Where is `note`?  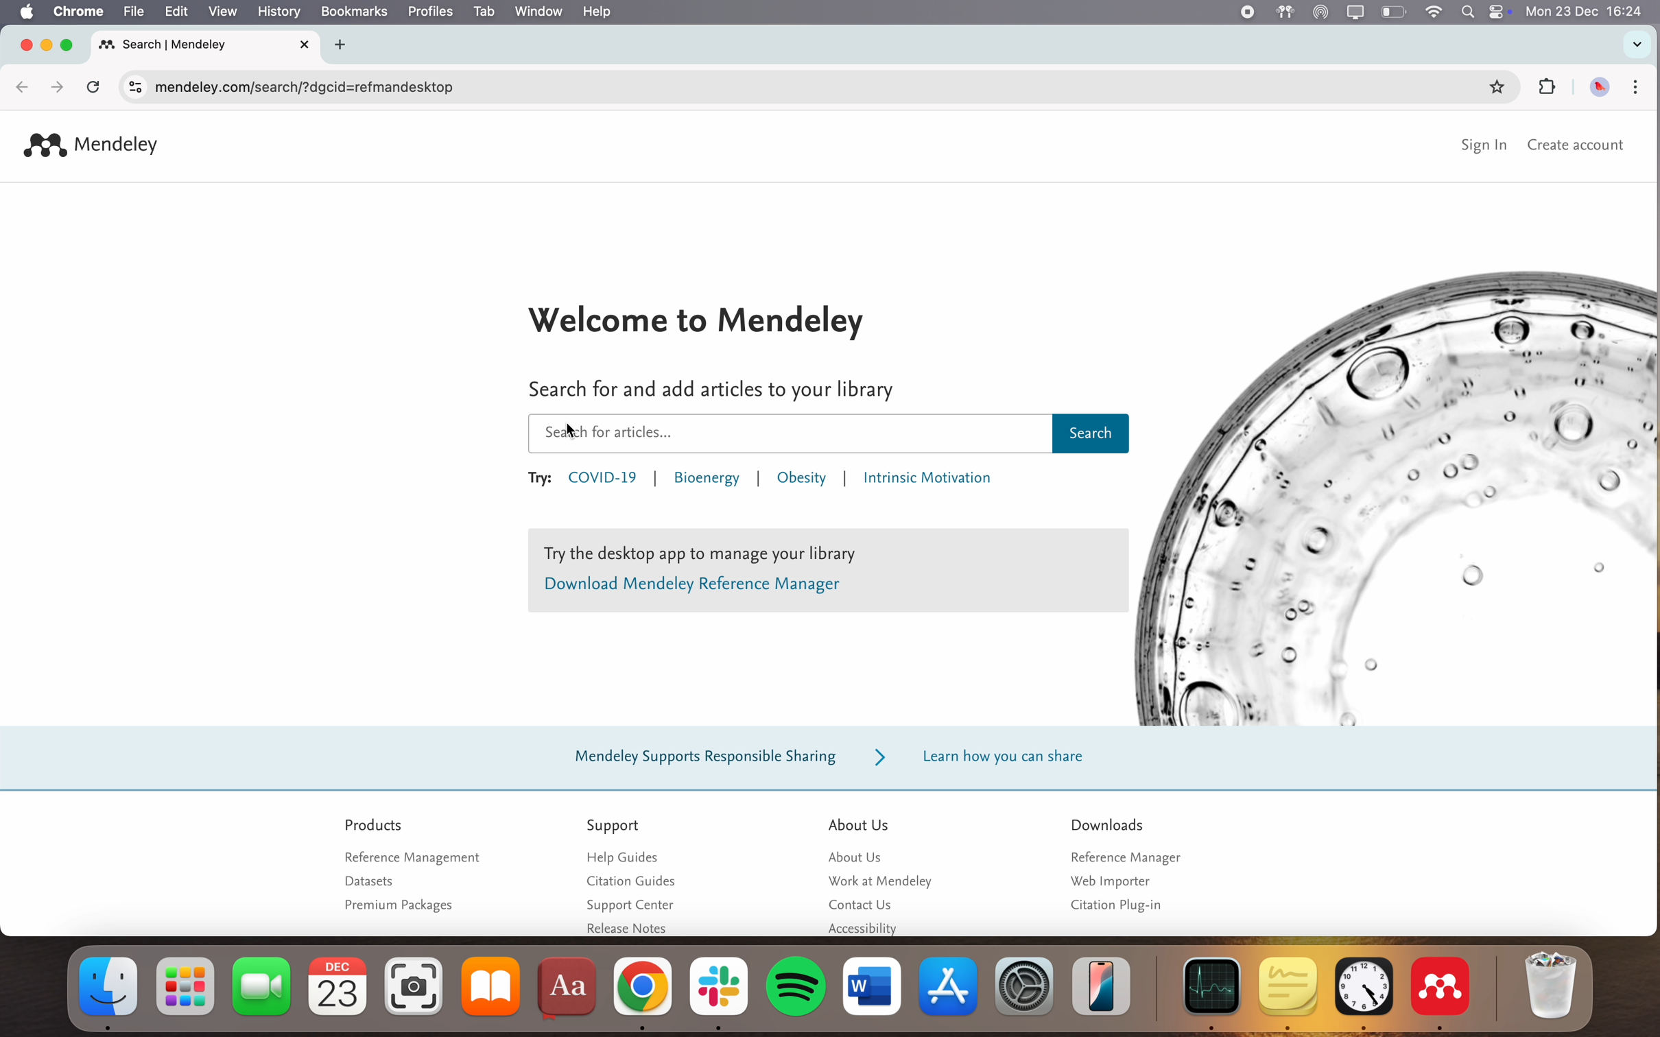
note is located at coordinates (828, 571).